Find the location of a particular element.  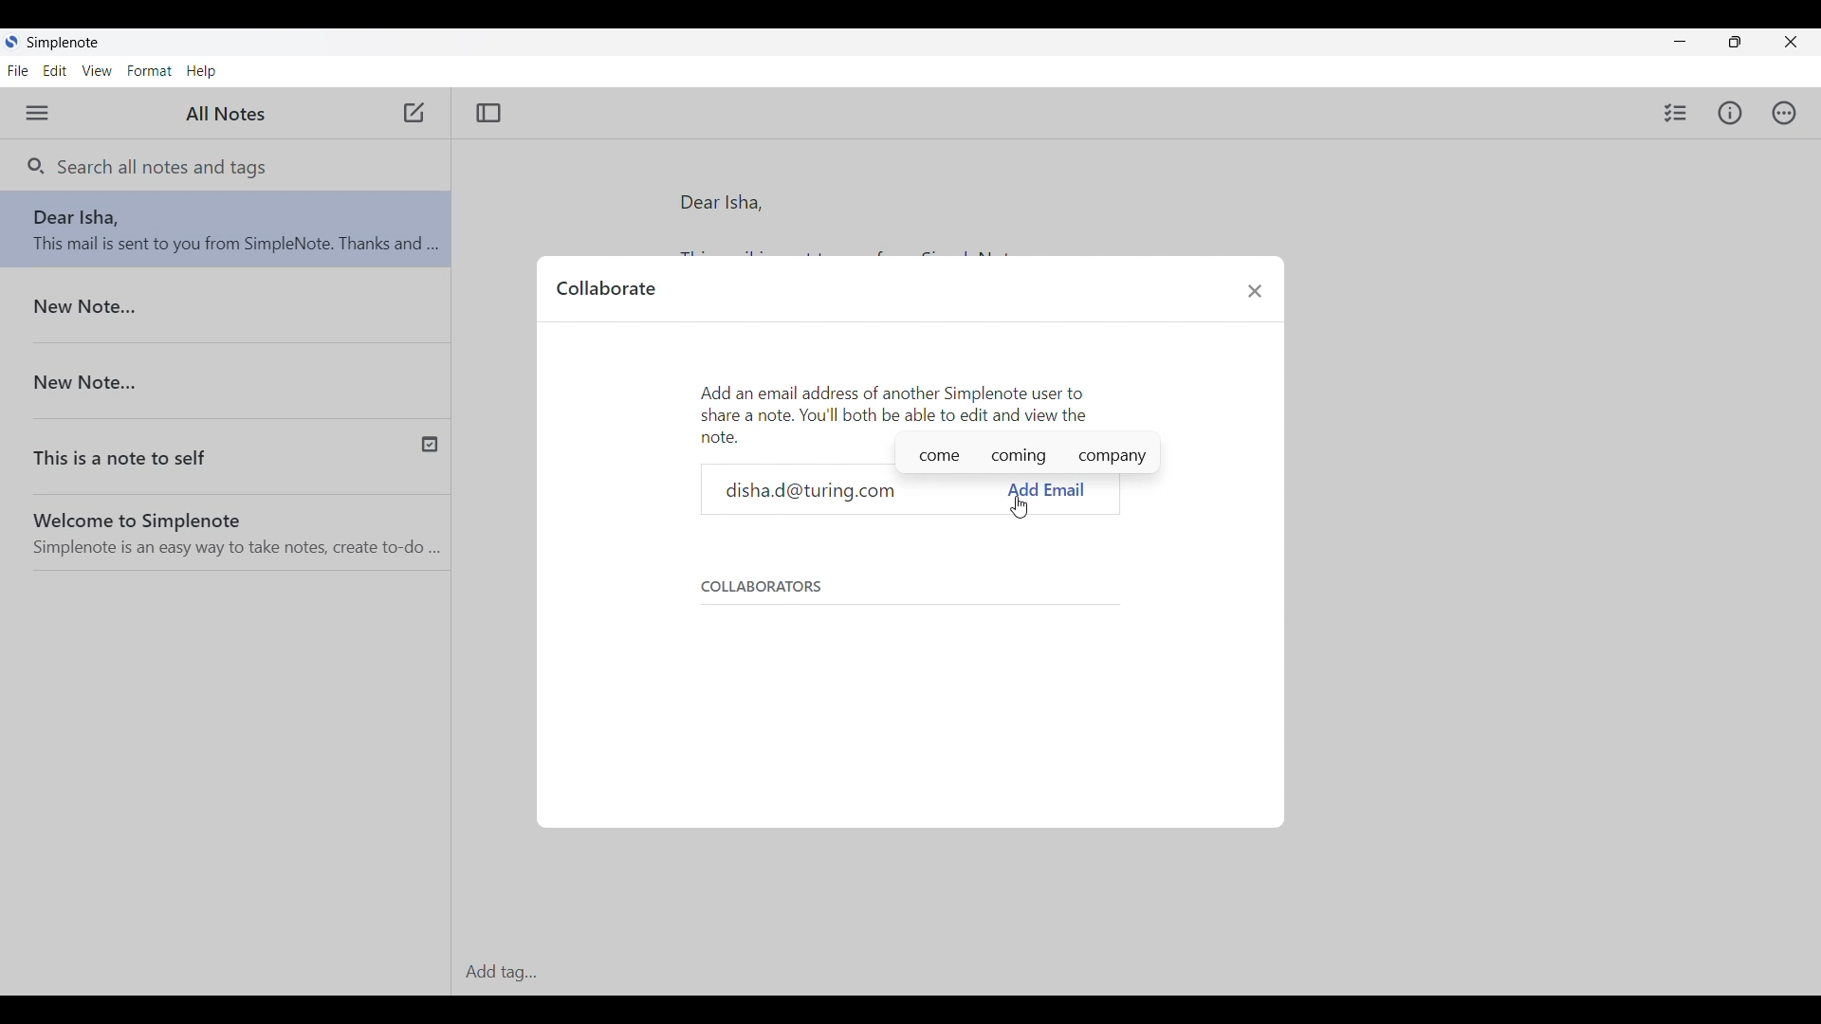

Info is located at coordinates (1731, 113).